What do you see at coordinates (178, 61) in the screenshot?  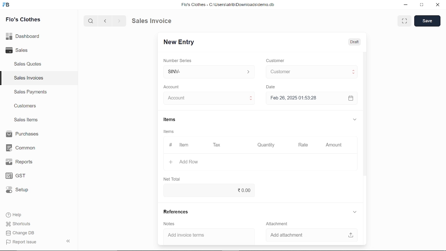 I see `Number Series` at bounding box center [178, 61].